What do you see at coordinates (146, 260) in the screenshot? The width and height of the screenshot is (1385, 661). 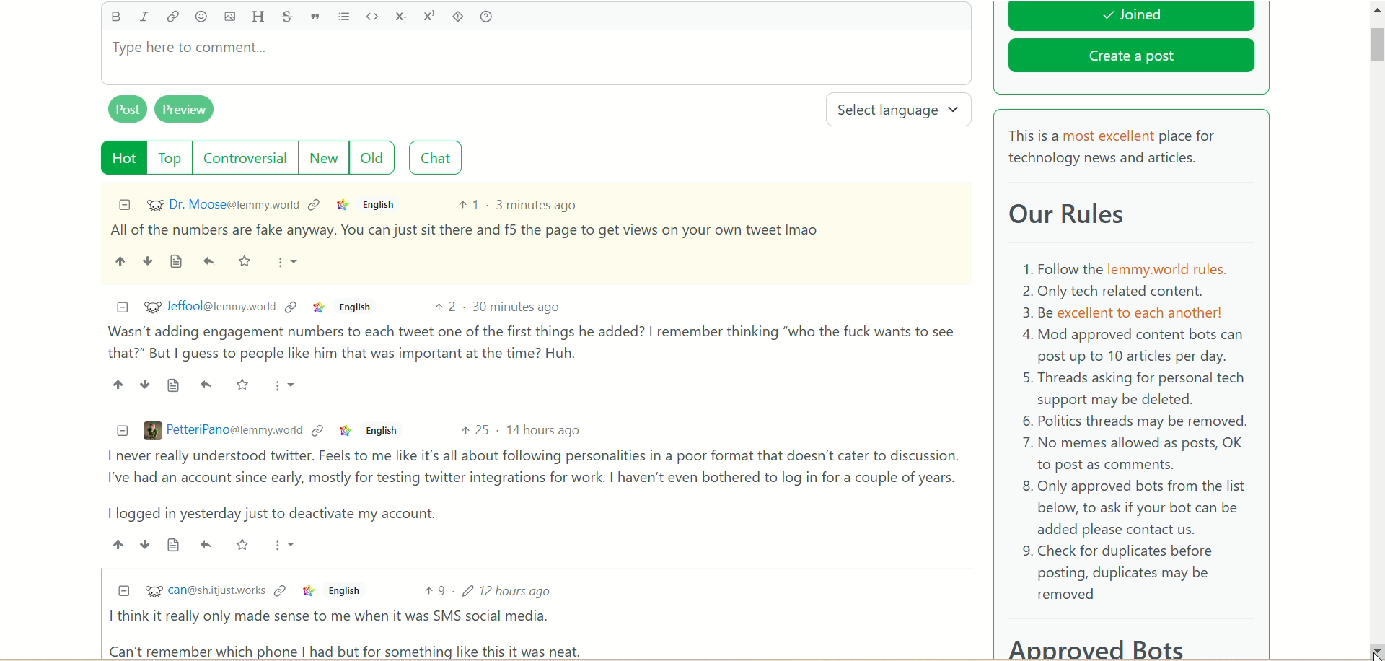 I see `Downvote` at bounding box center [146, 260].